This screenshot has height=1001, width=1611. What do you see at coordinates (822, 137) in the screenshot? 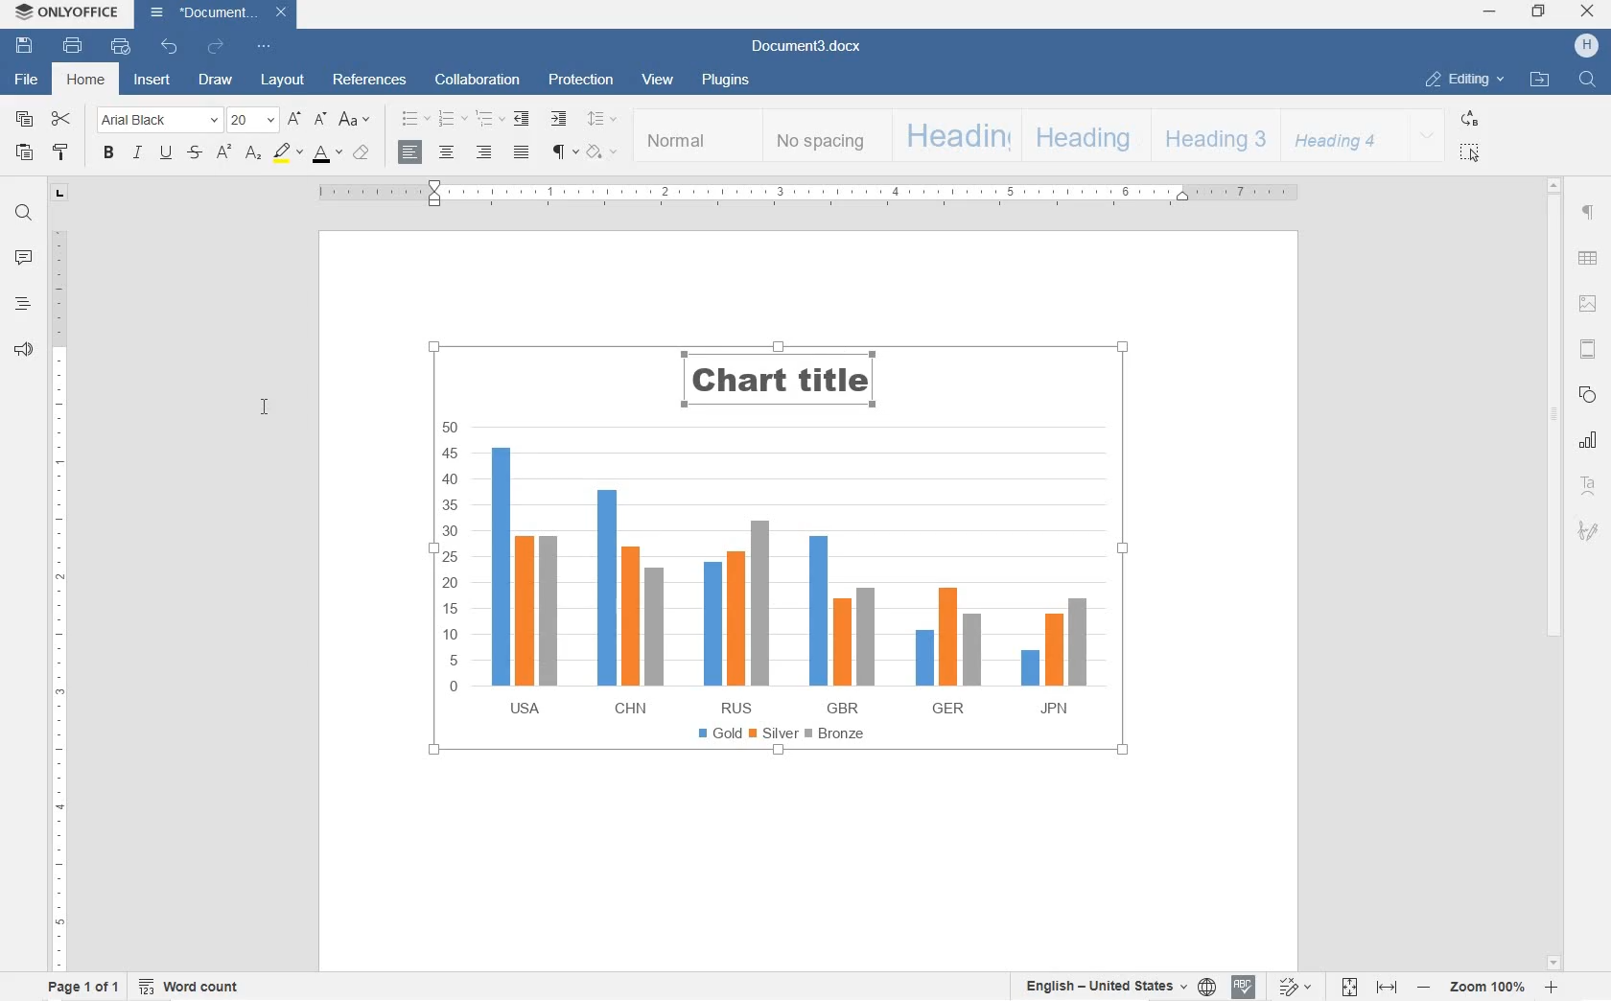
I see `NO SPACING` at bounding box center [822, 137].